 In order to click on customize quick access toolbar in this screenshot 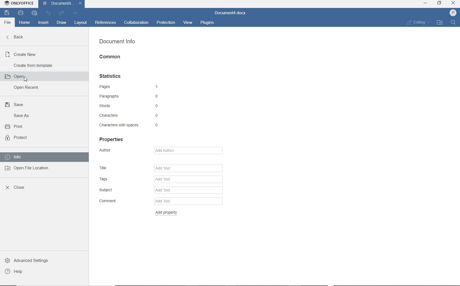, I will do `click(75, 13)`.